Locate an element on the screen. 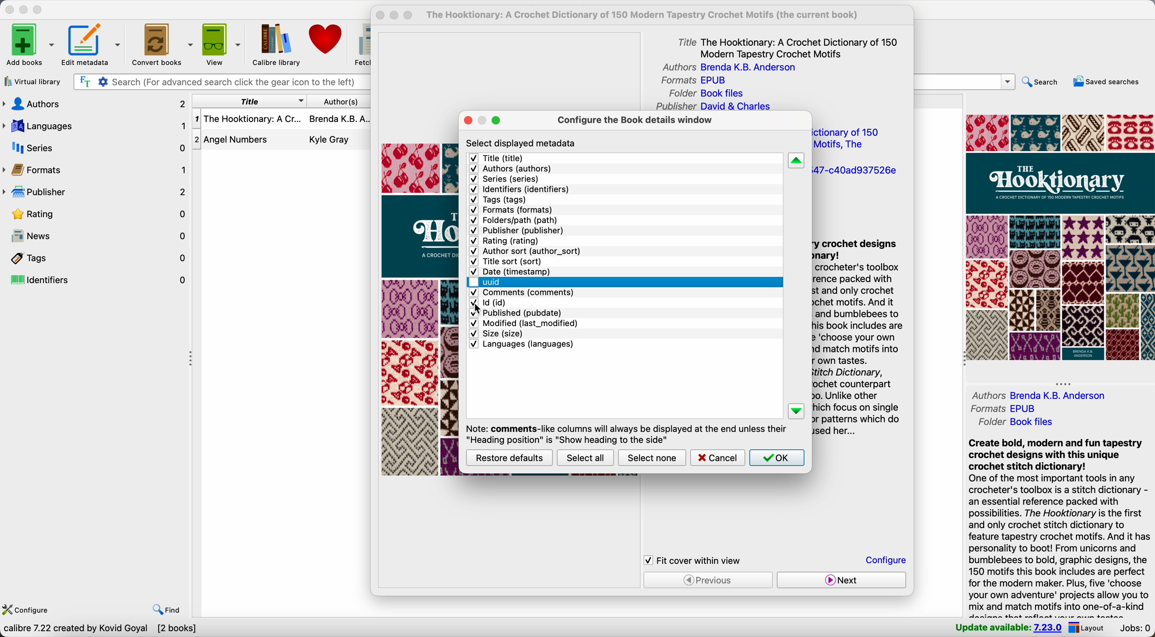 The height and width of the screenshot is (637, 1155). title sort is located at coordinates (851, 139).